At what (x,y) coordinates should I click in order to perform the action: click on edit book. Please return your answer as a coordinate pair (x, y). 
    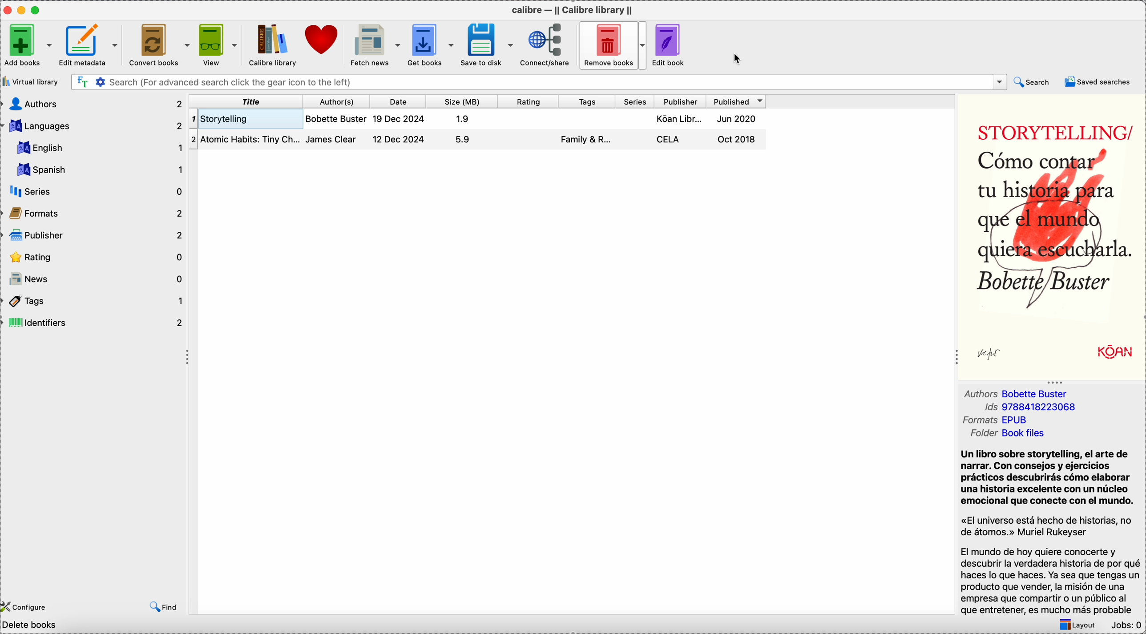
    Looking at the image, I should click on (672, 45).